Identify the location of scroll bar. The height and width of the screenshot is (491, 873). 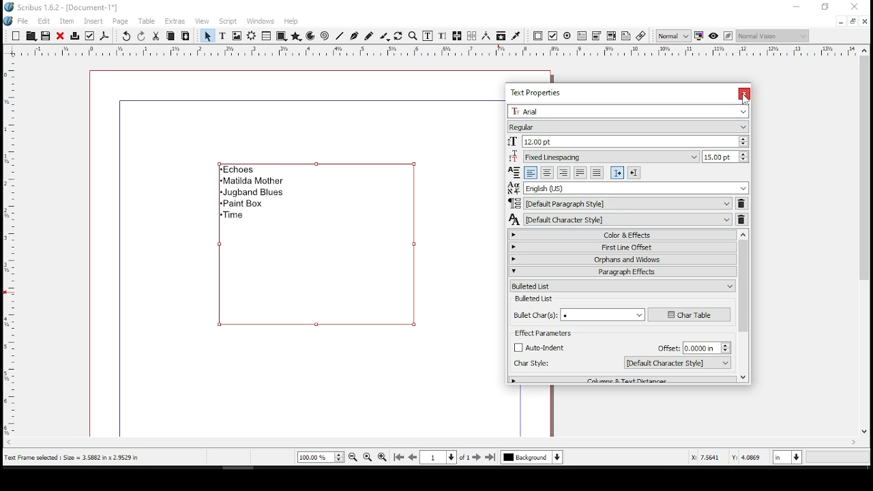
(428, 443).